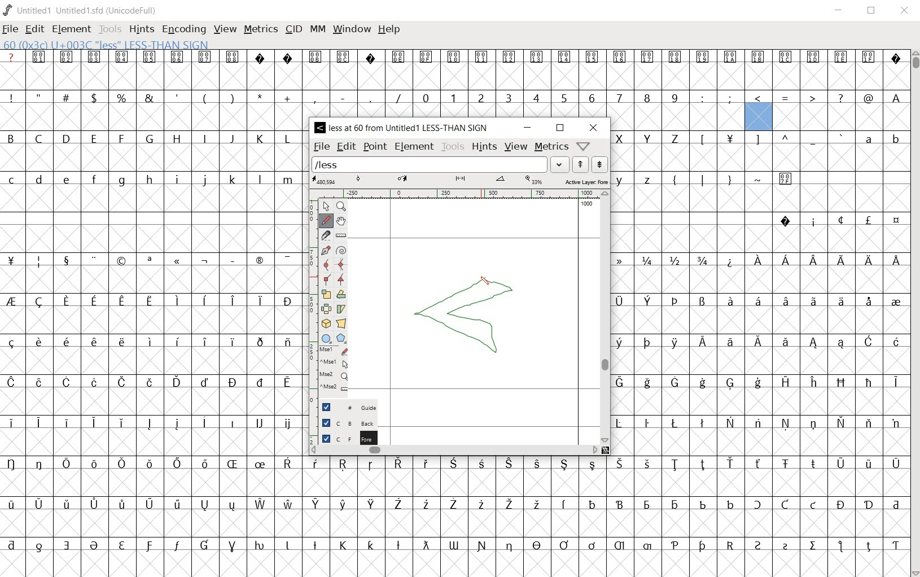 Image resolution: width=920 pixels, height=577 pixels. What do you see at coordinates (341, 235) in the screenshot?
I see `measure a distance, angle between points` at bounding box center [341, 235].